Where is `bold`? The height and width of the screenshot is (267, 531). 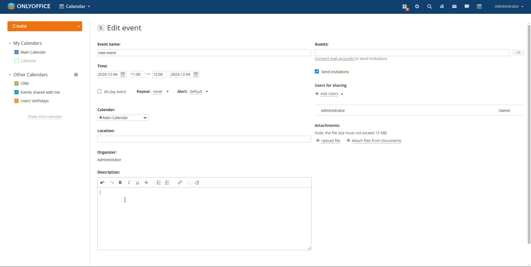
bold is located at coordinates (121, 182).